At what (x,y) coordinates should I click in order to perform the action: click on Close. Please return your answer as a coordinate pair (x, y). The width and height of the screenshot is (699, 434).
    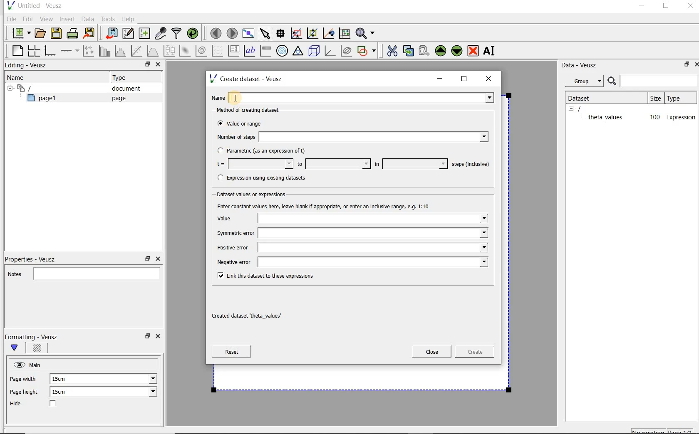
    Looking at the image, I should click on (157, 65).